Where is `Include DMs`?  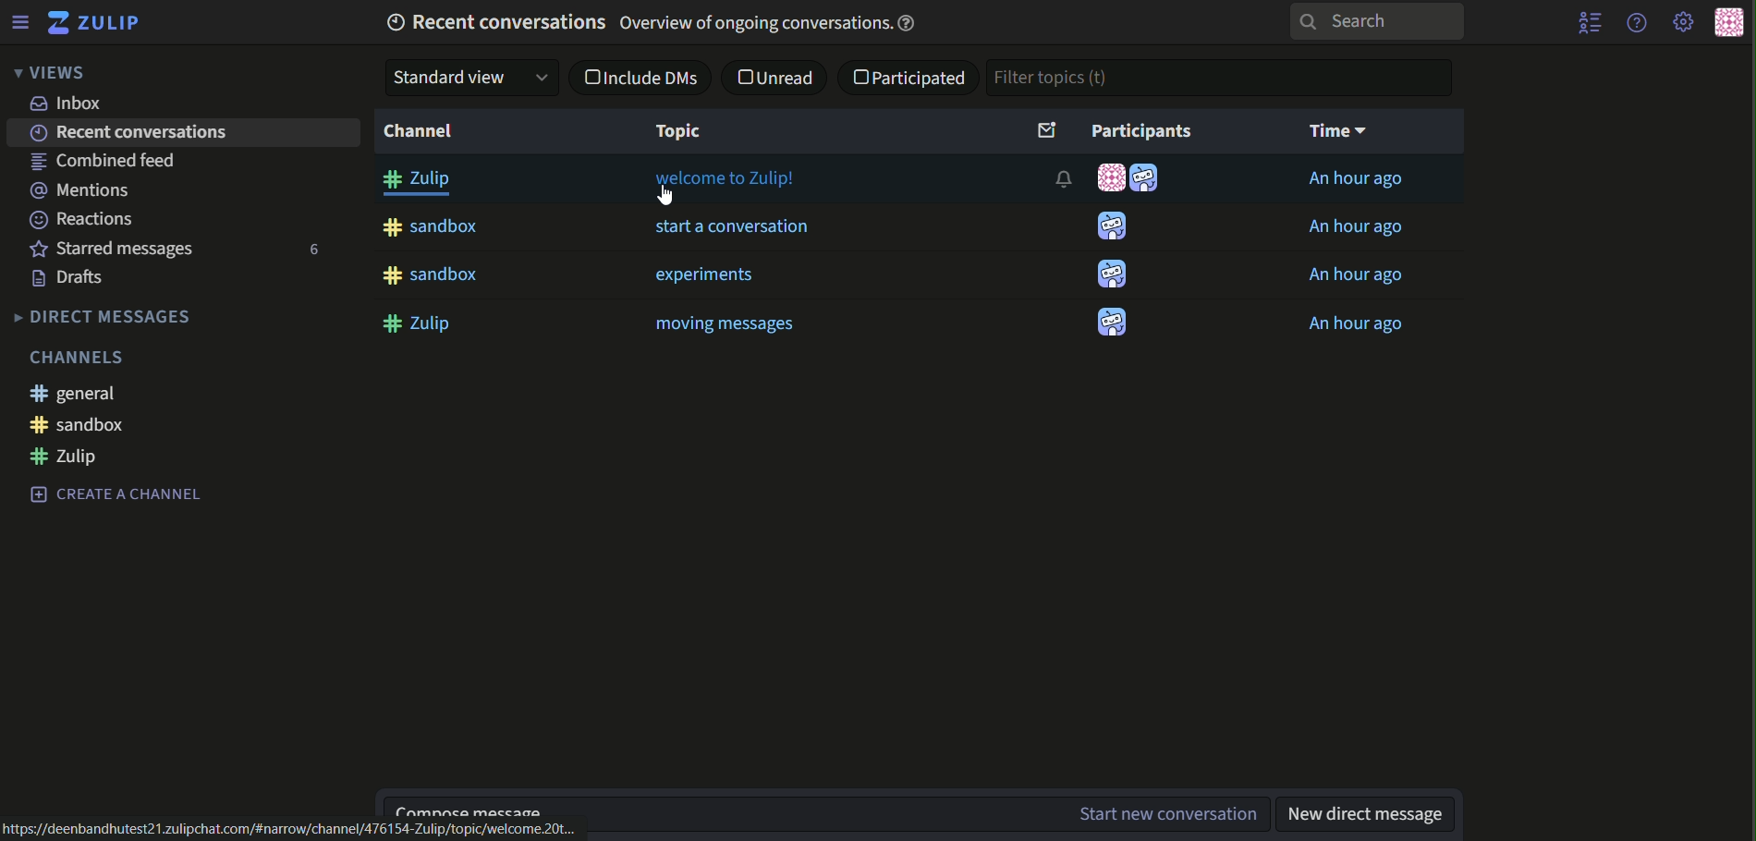 Include DMs is located at coordinates (652, 79).